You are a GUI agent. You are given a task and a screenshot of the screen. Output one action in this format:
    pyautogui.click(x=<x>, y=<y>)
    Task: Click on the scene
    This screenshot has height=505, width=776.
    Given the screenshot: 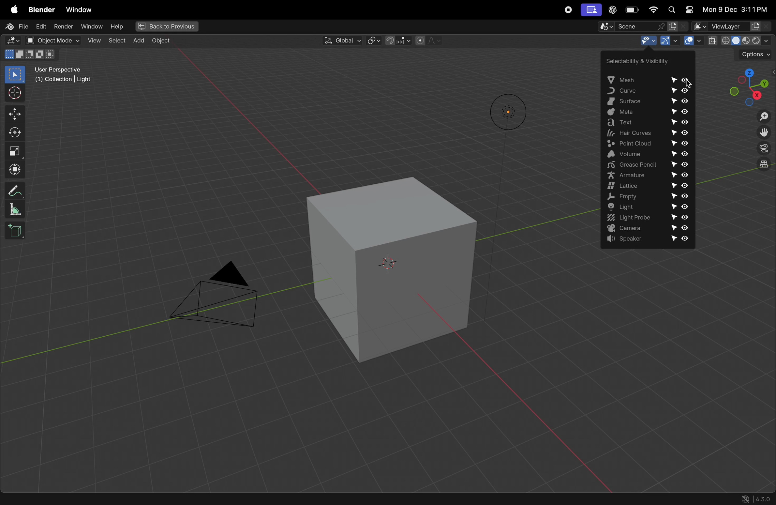 What is the action you would take?
    pyautogui.click(x=638, y=26)
    